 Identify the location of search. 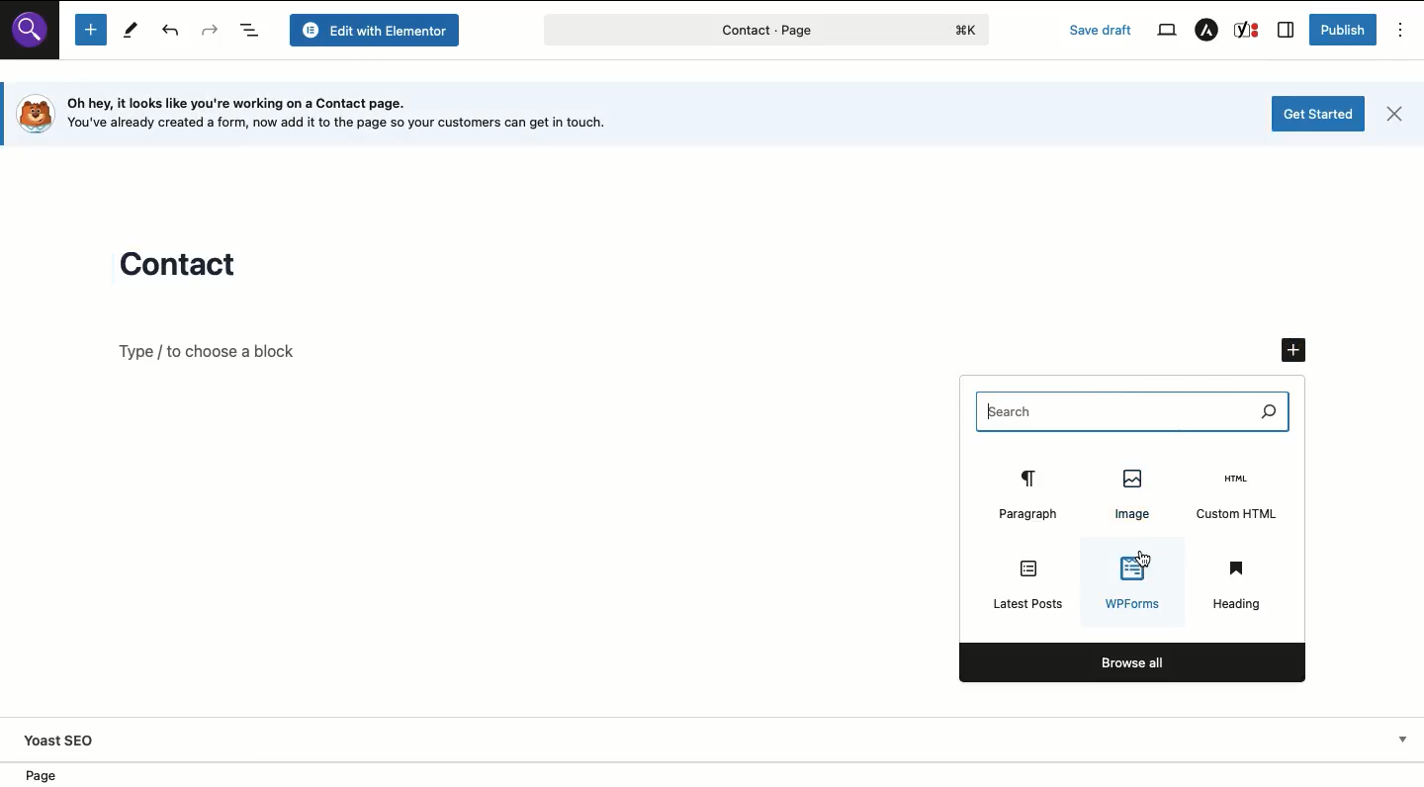
(36, 38).